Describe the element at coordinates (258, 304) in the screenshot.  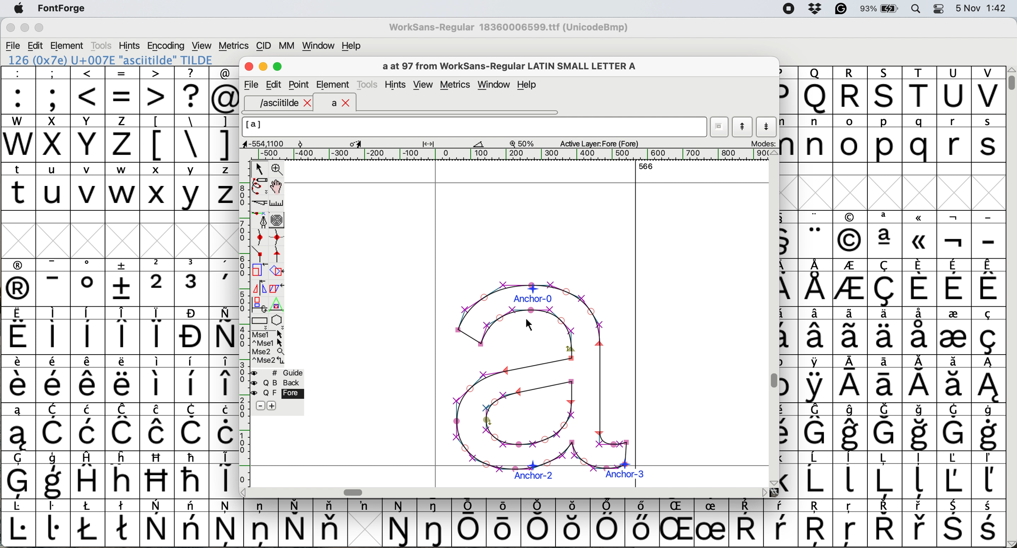
I see `rotat object in 3d and project back to plane` at that location.